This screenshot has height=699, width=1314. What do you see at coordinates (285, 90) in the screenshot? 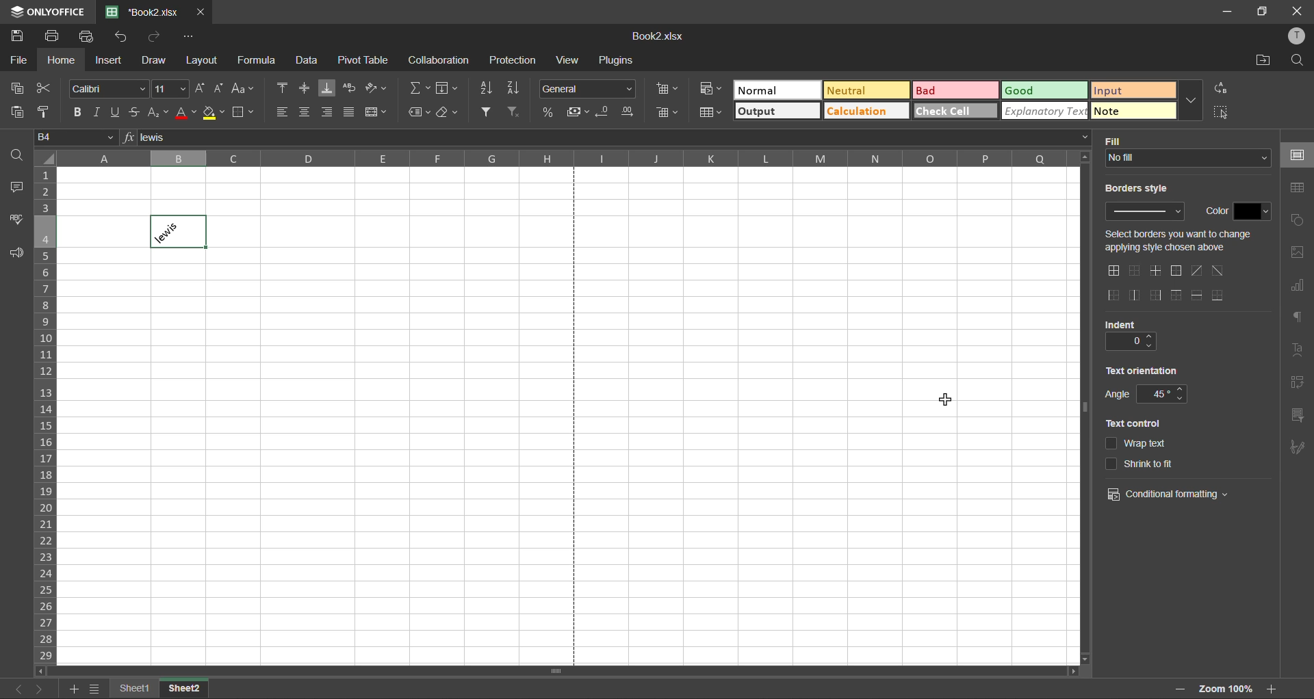
I see `align top` at bounding box center [285, 90].